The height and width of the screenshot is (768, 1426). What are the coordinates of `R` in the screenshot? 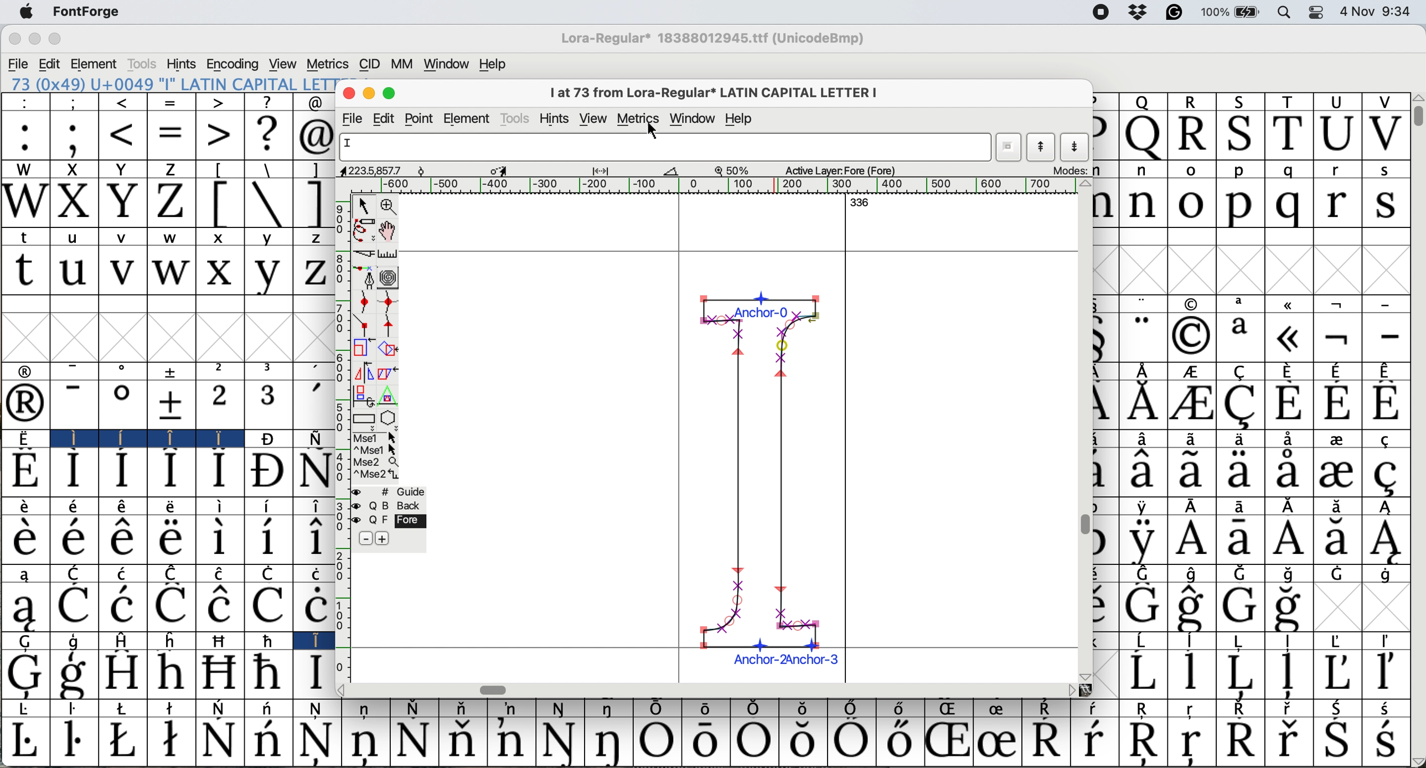 It's located at (1193, 136).